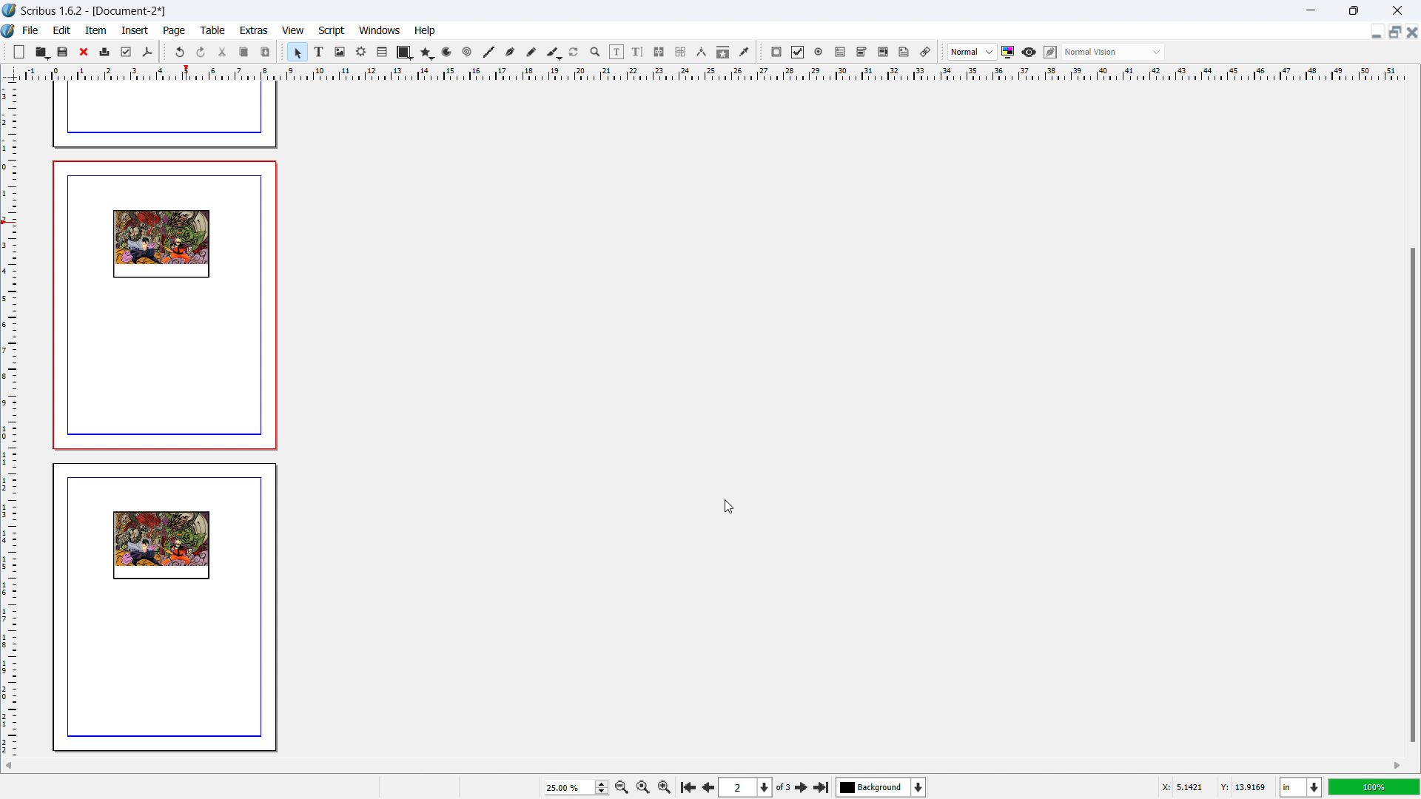 This screenshot has height=799, width=1421. Describe the element at coordinates (293, 31) in the screenshot. I see `view` at that location.